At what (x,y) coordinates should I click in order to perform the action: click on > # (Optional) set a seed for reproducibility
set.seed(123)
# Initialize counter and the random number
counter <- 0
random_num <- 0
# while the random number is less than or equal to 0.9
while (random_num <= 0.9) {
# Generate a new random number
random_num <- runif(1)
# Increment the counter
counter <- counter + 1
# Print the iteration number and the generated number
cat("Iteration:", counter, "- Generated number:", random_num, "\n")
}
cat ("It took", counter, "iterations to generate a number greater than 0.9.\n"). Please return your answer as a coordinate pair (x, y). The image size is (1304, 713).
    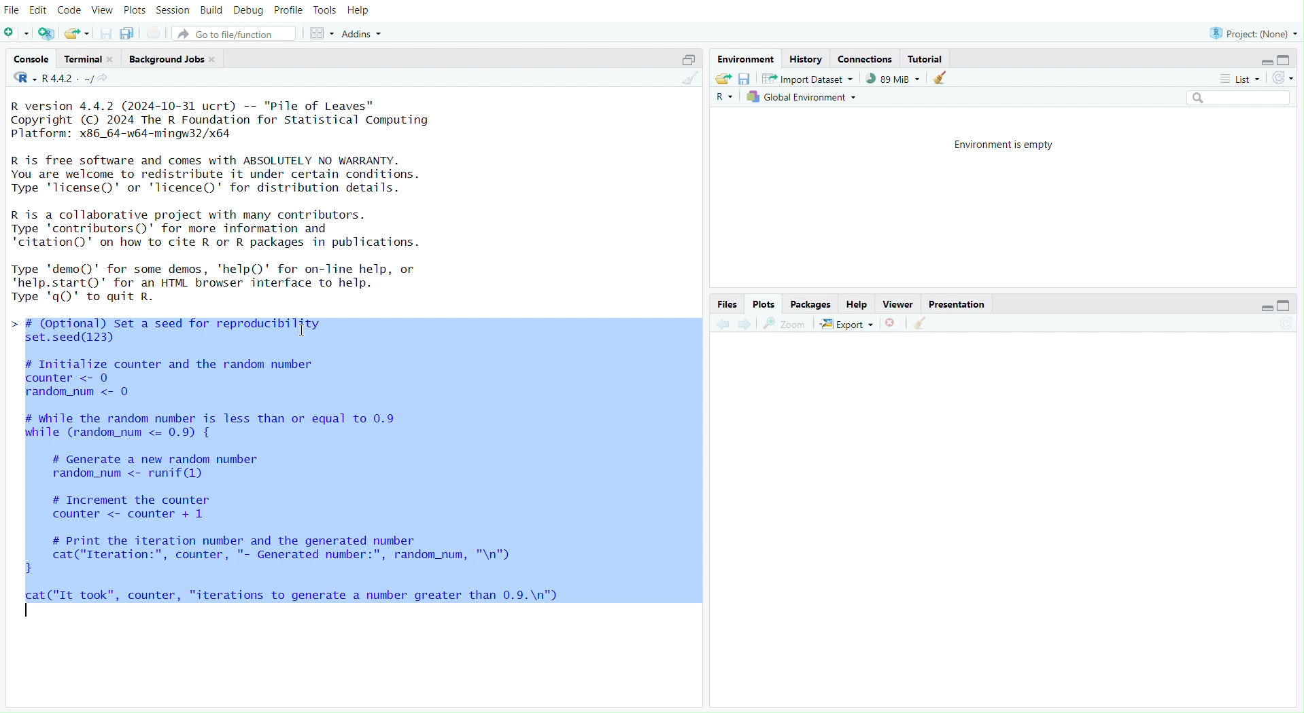
    Looking at the image, I should click on (356, 462).